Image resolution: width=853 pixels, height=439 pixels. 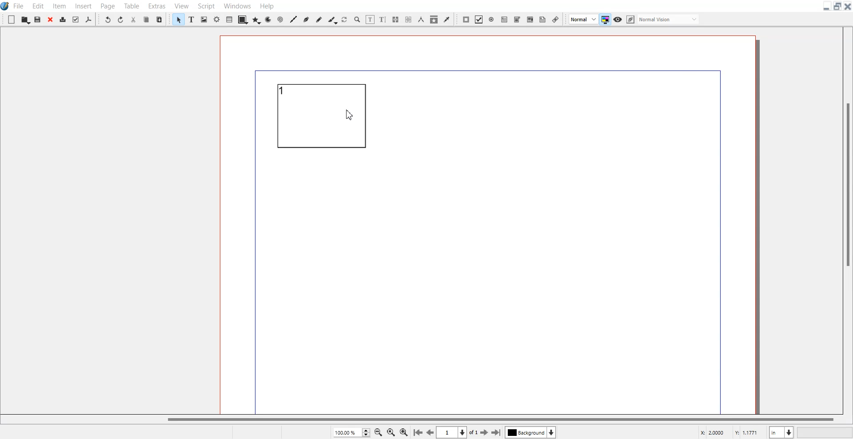 I want to click on Zoom Adjustment, so click(x=351, y=432).